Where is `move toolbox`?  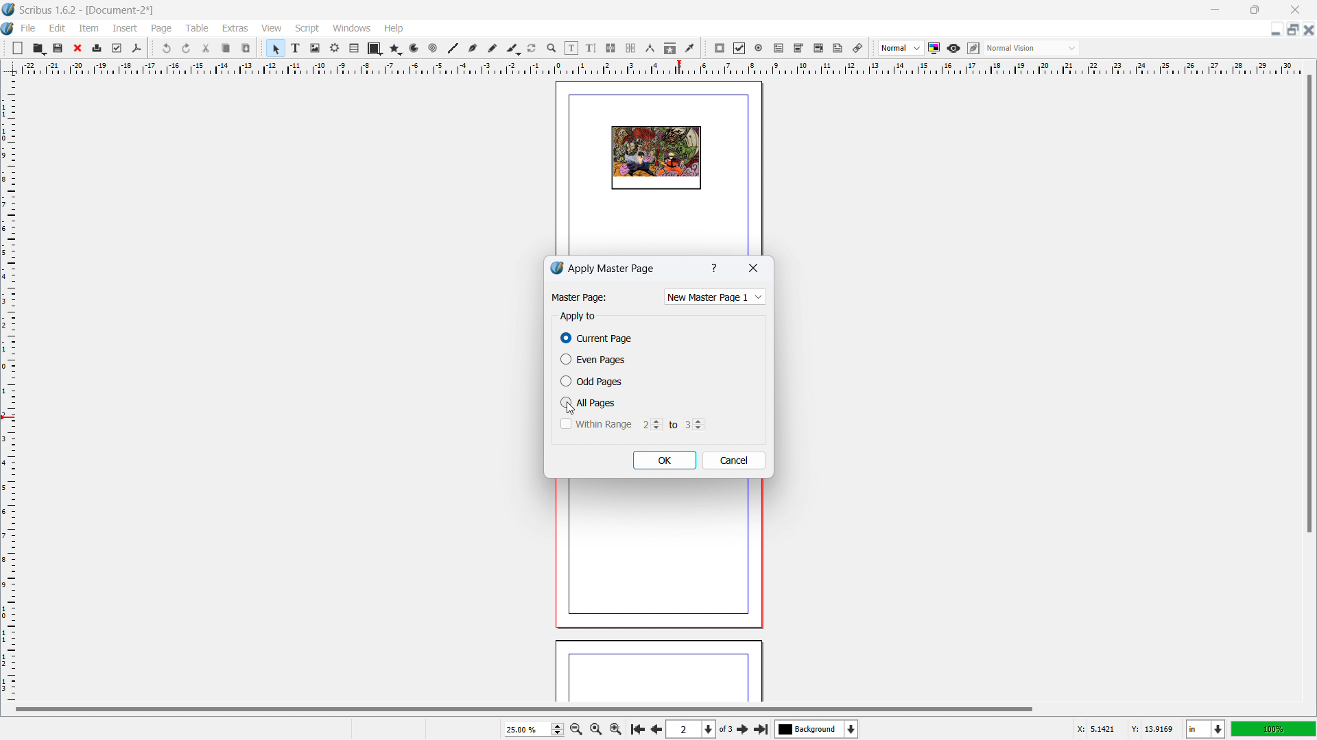
move toolbox is located at coordinates (705, 49).